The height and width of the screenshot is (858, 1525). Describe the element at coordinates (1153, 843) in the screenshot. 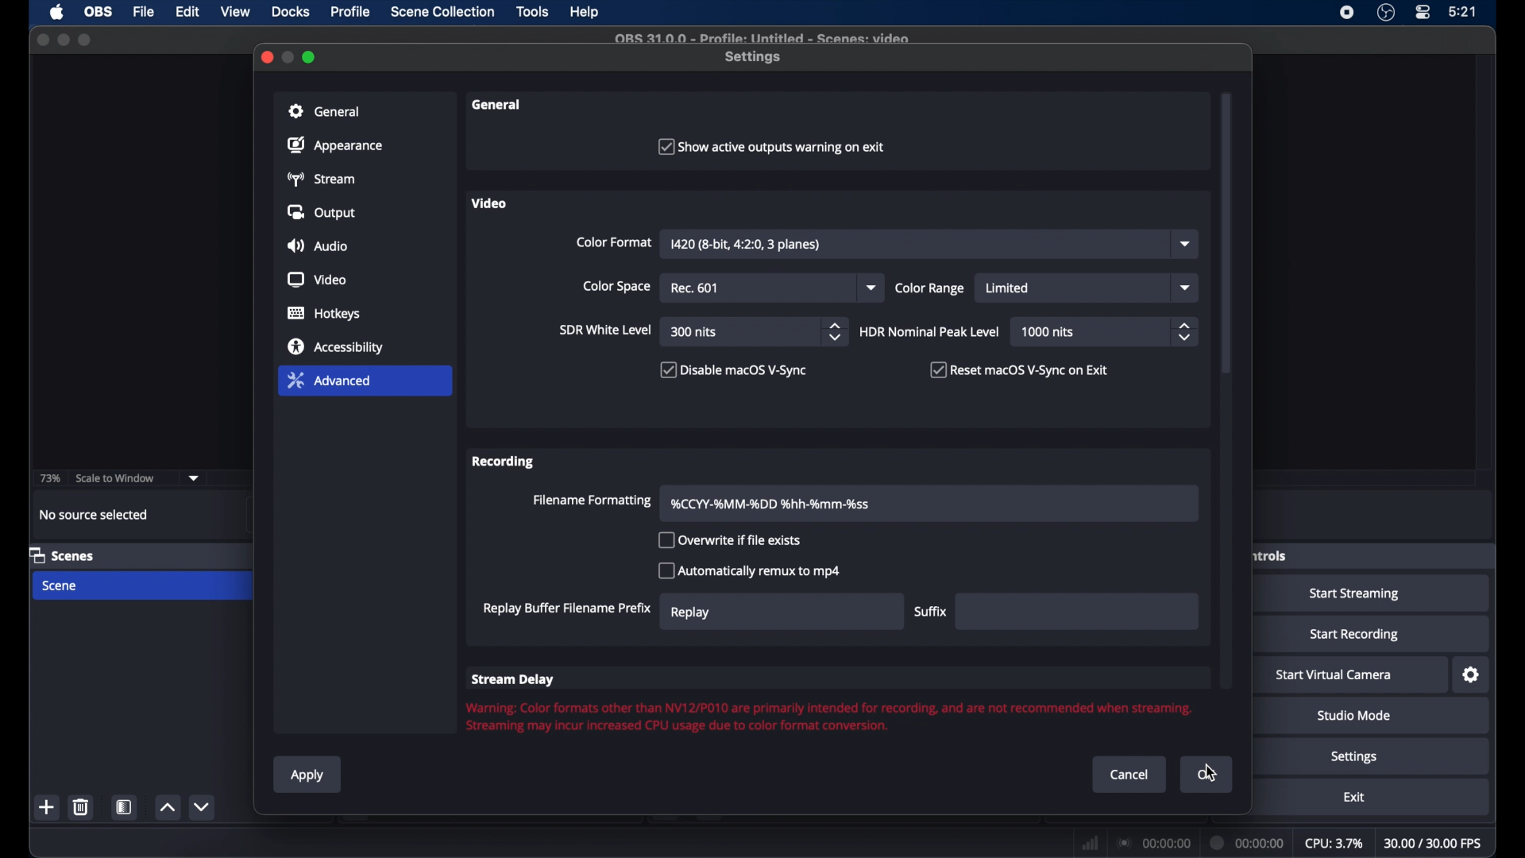

I see `connection` at that location.